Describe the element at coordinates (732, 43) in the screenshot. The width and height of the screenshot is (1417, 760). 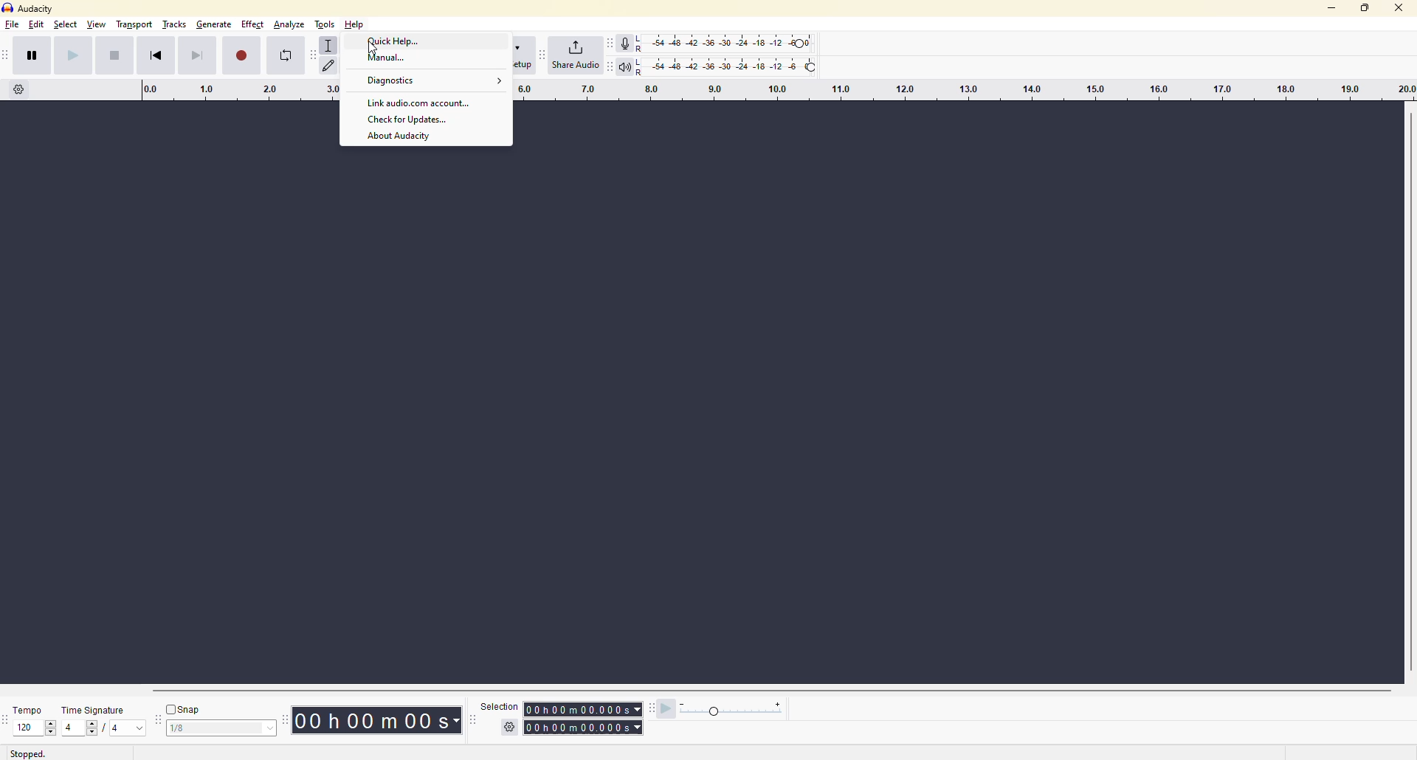
I see `recording level` at that location.